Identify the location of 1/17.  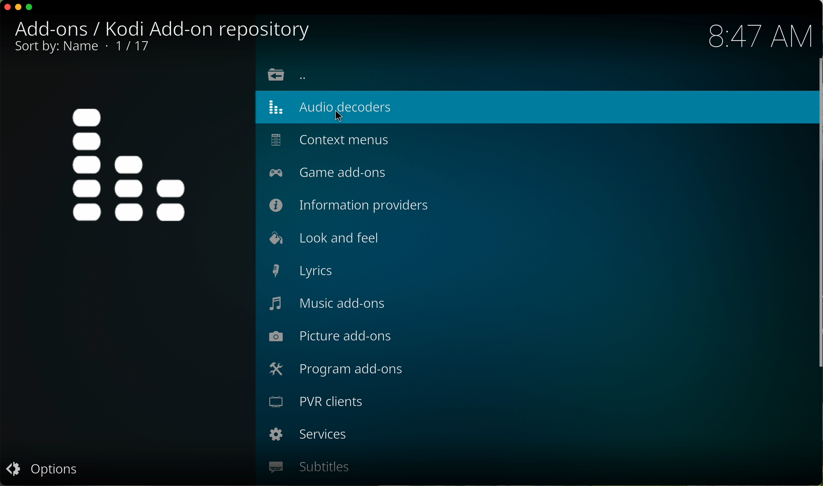
(81, 47).